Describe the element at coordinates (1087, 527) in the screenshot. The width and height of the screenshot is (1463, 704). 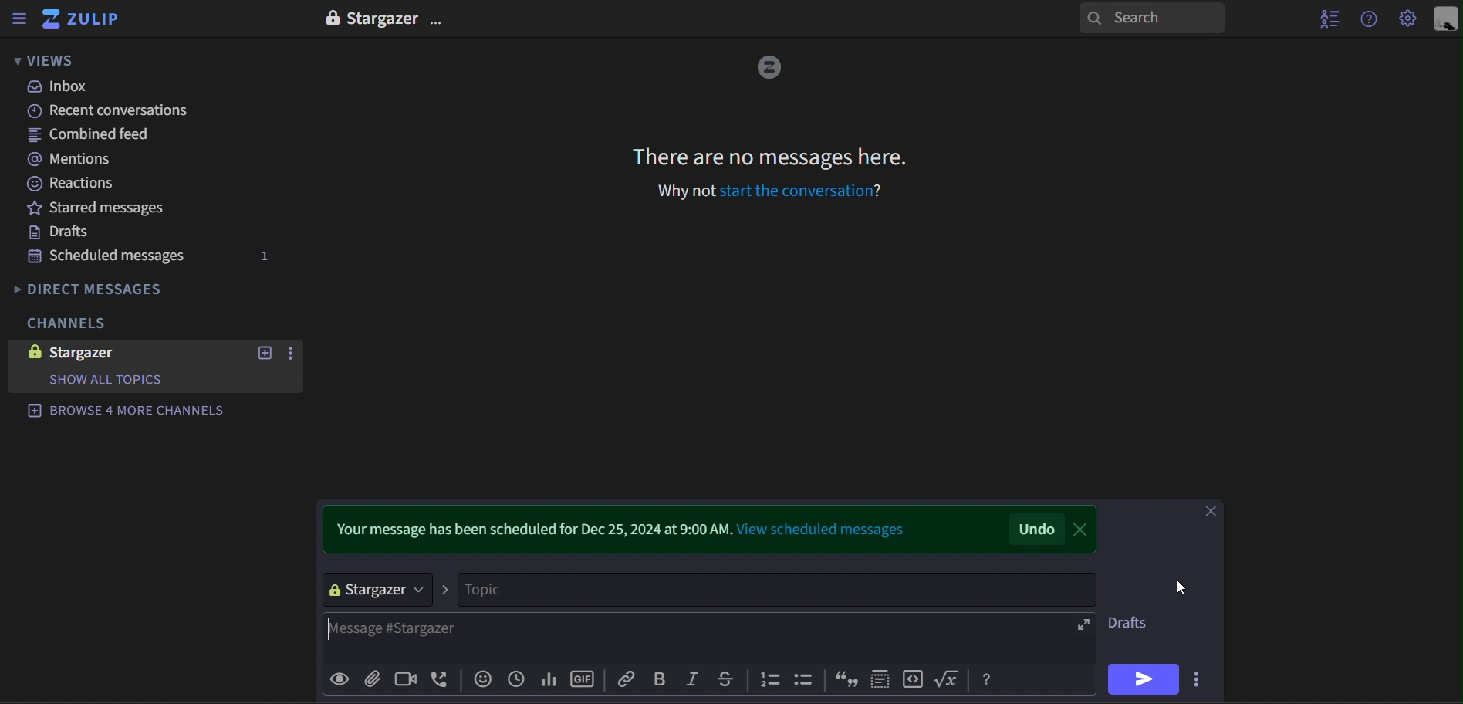
I see `Close ` at that location.